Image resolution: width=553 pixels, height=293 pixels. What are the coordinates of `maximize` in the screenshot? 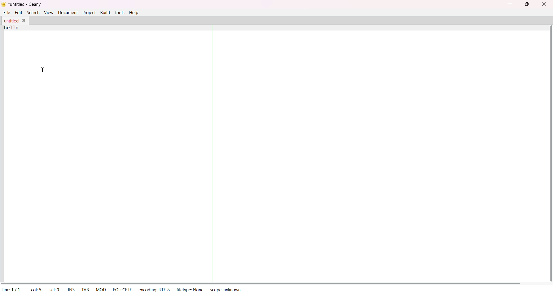 It's located at (529, 5).